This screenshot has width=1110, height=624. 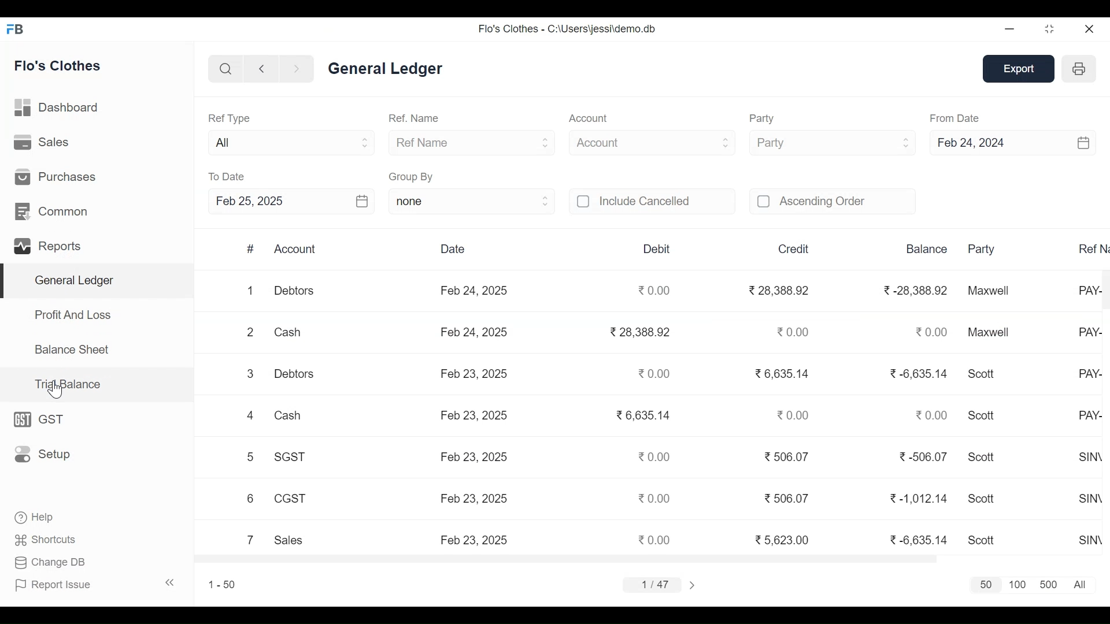 I want to click on All, so click(x=1080, y=584).